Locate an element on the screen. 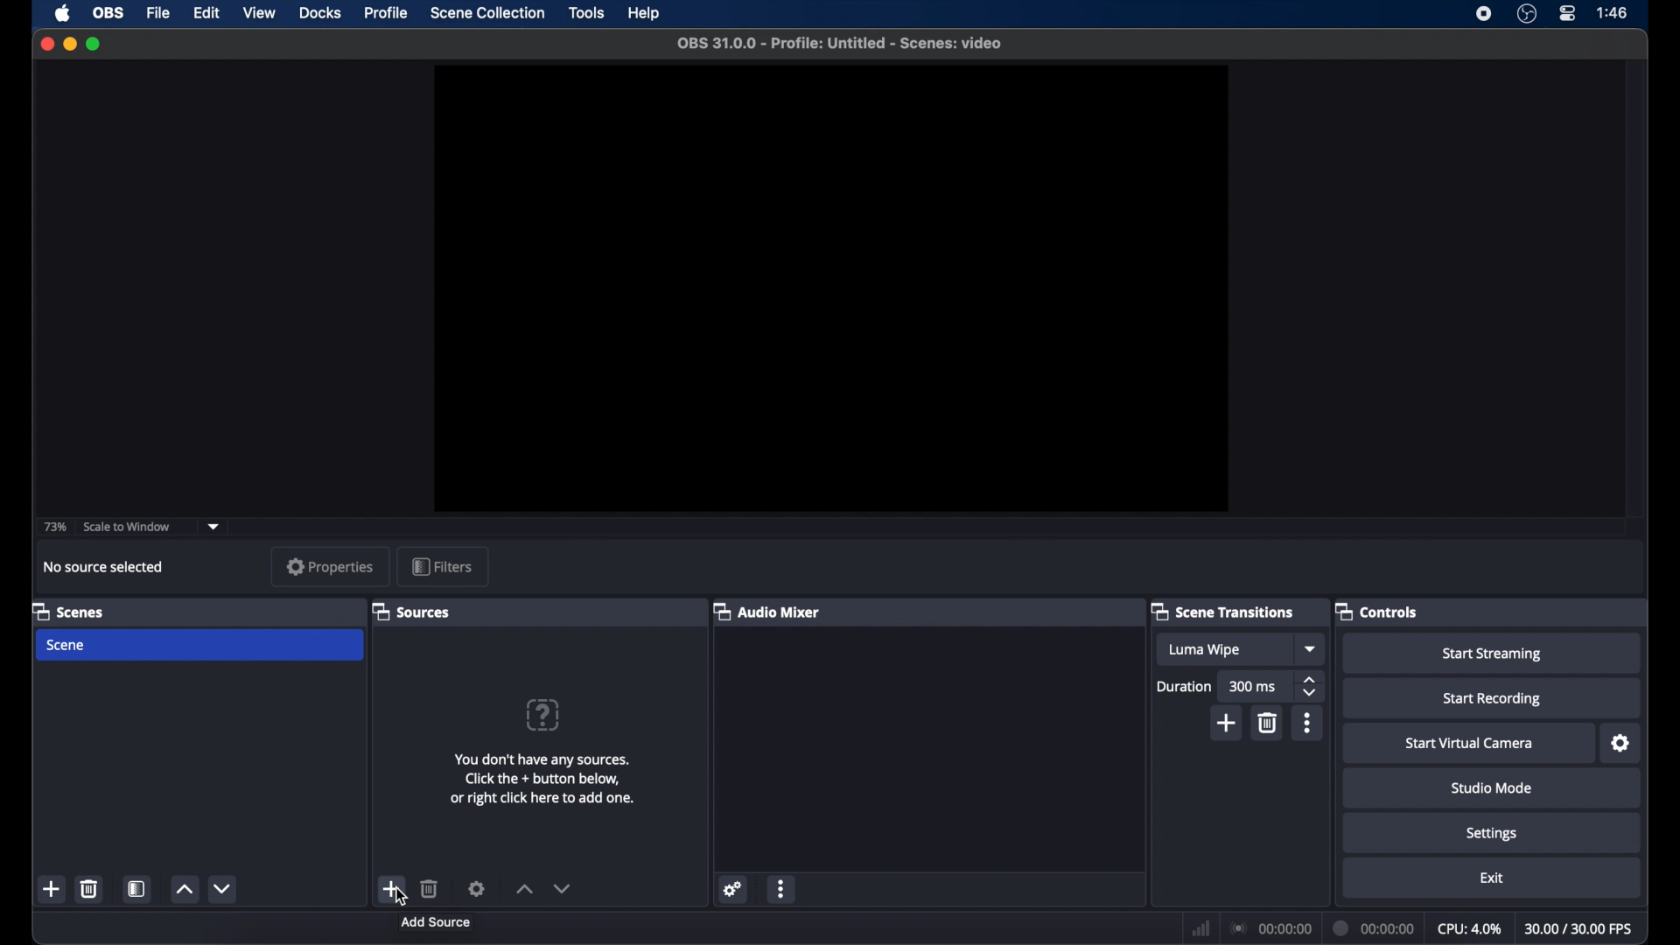 This screenshot has height=945, width=1680. cursor is located at coordinates (400, 900).